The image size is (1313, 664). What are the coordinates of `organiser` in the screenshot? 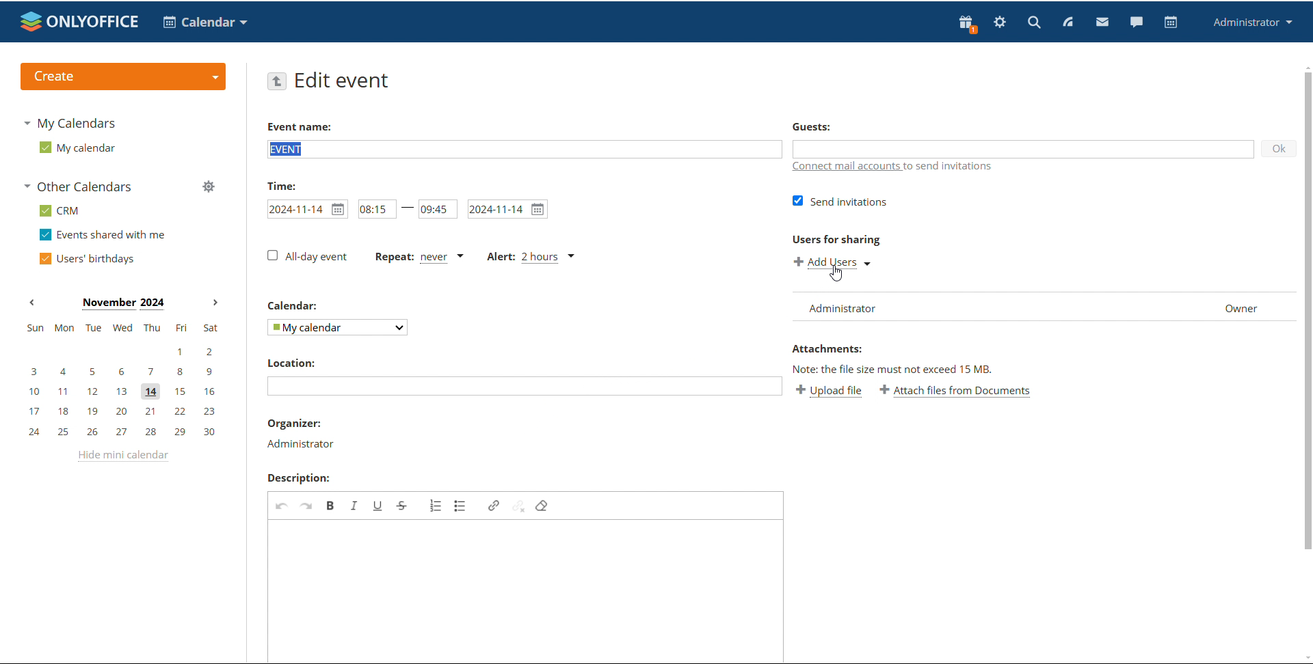 It's located at (293, 423).